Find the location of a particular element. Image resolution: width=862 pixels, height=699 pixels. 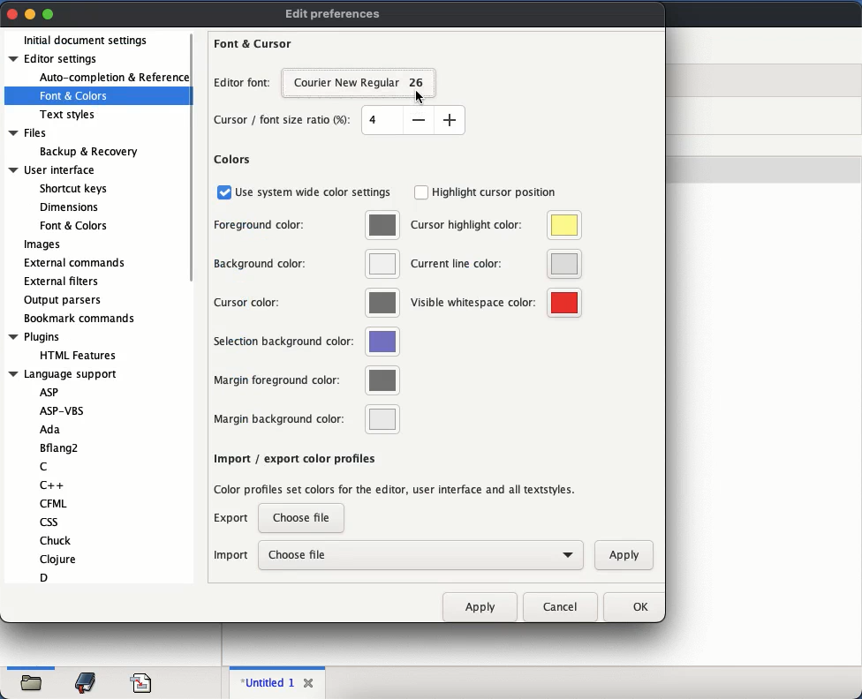

cursor highlight color is located at coordinates (471, 224).